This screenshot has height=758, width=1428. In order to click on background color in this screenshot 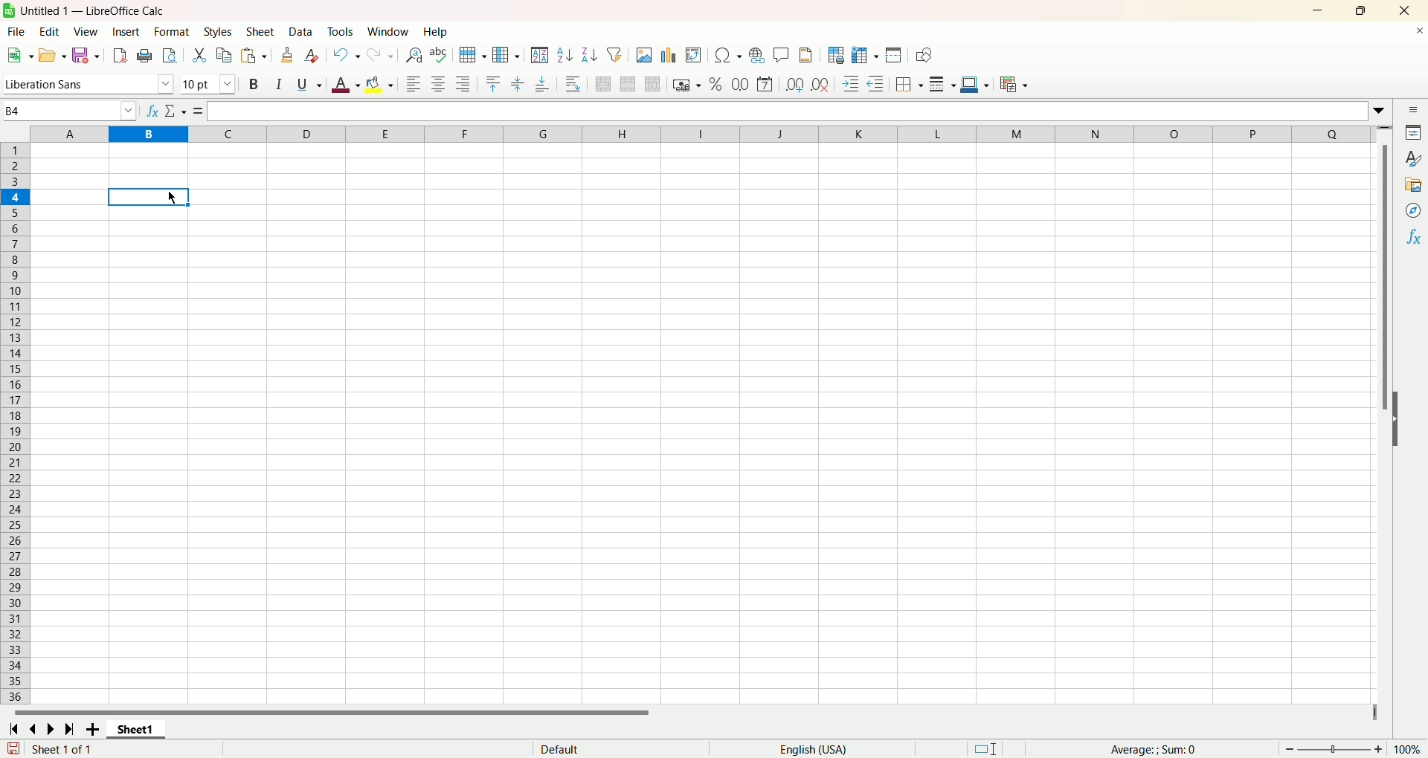, I will do `click(380, 83)`.